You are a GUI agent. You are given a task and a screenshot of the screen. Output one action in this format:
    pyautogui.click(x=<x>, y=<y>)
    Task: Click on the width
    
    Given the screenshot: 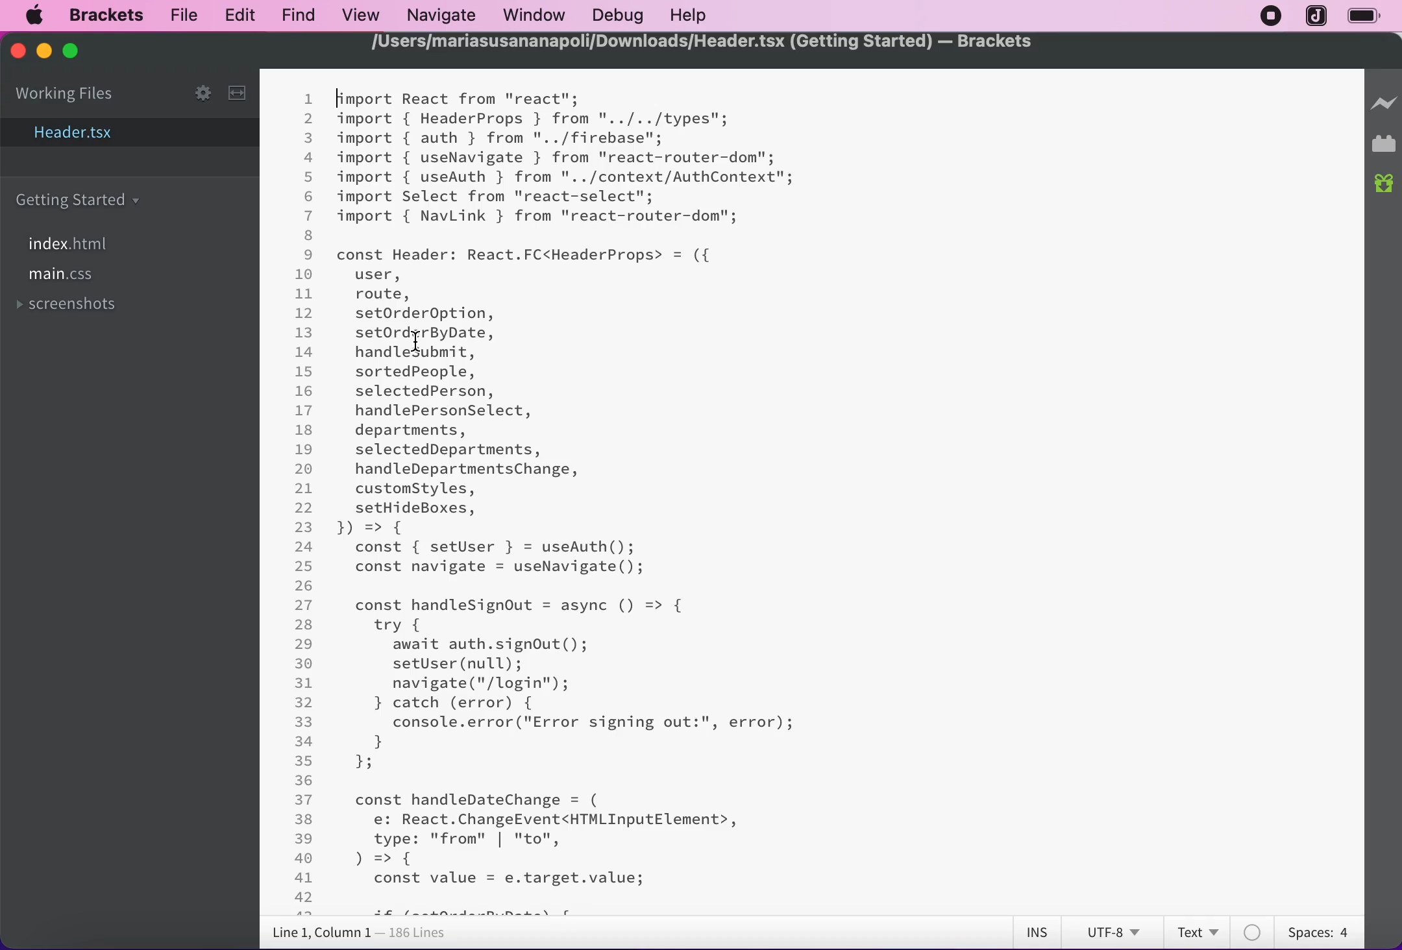 What is the action you would take?
    pyautogui.click(x=240, y=90)
    